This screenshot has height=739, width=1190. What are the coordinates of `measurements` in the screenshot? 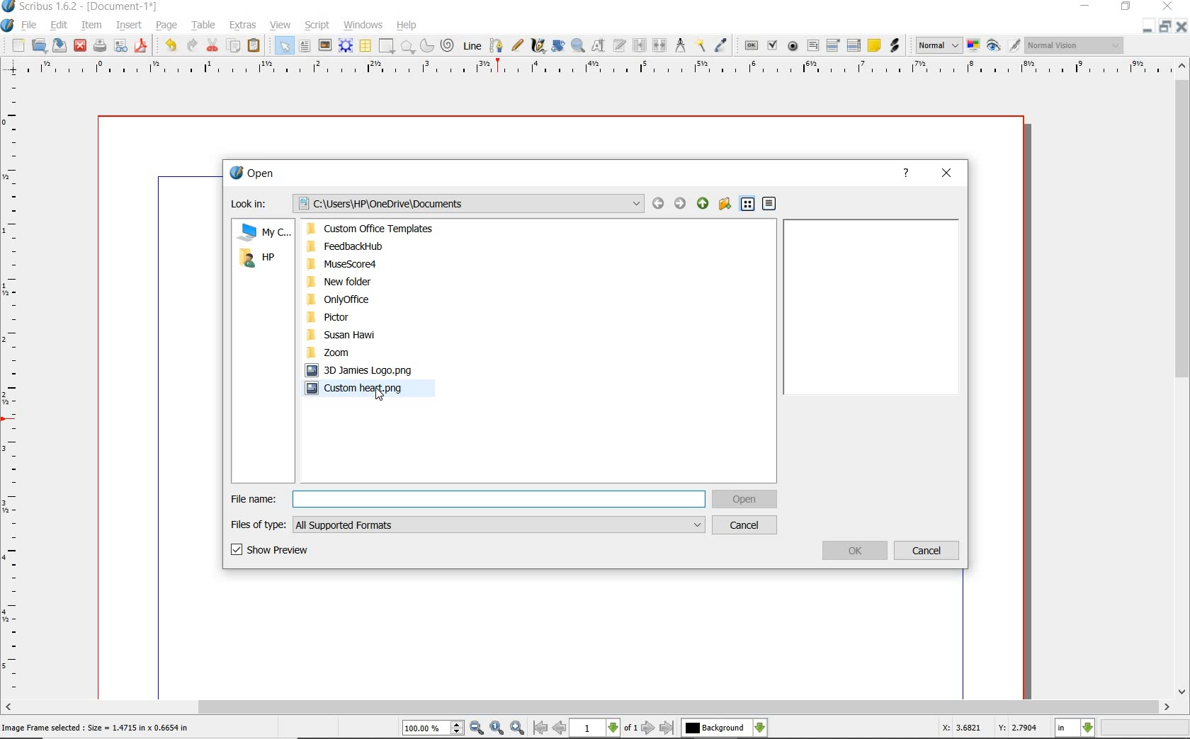 It's located at (681, 45).